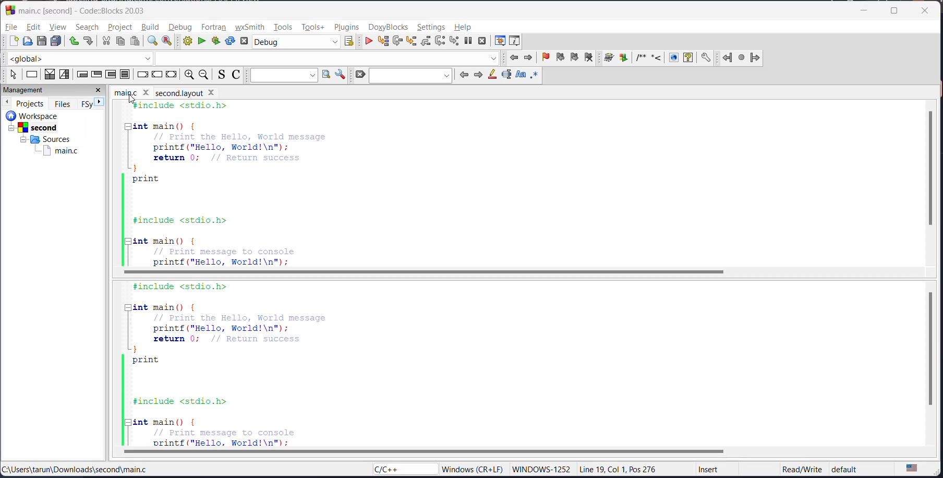 The width and height of the screenshot is (943, 478). I want to click on help, so click(463, 26).